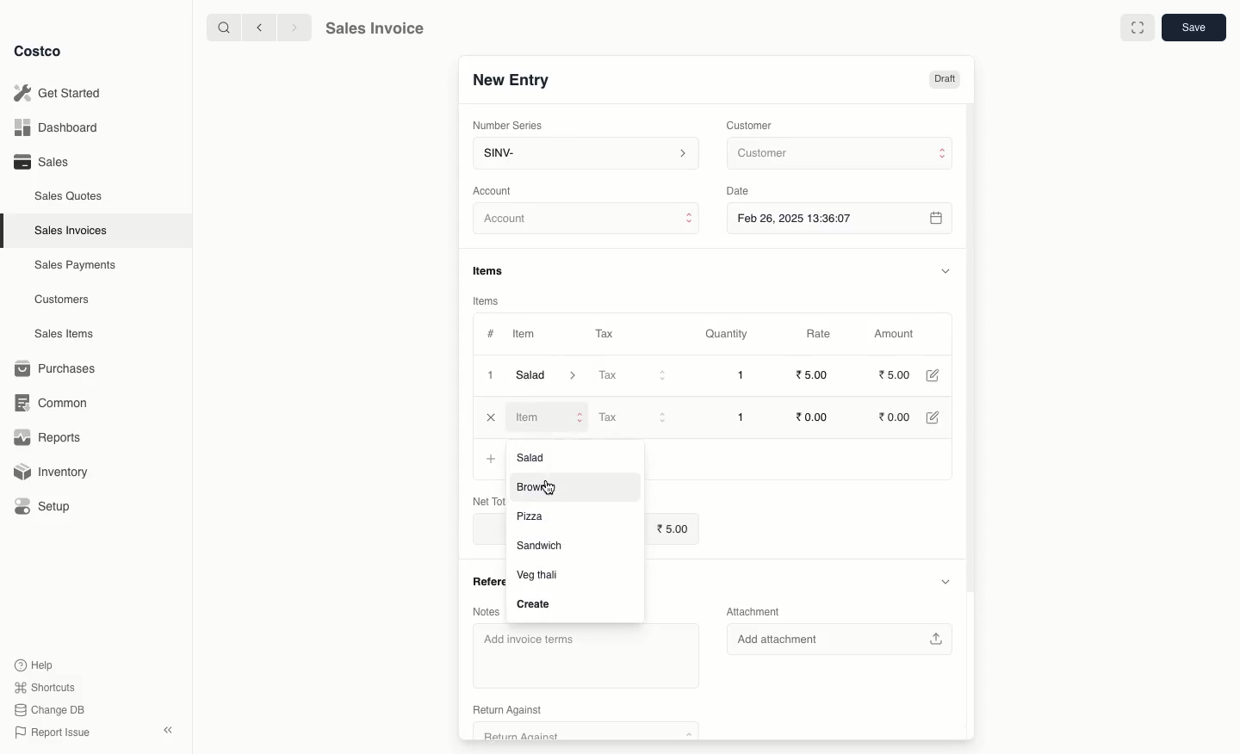 This screenshot has width=1240, height=754. What do you see at coordinates (587, 221) in the screenshot?
I see `Account` at bounding box center [587, 221].